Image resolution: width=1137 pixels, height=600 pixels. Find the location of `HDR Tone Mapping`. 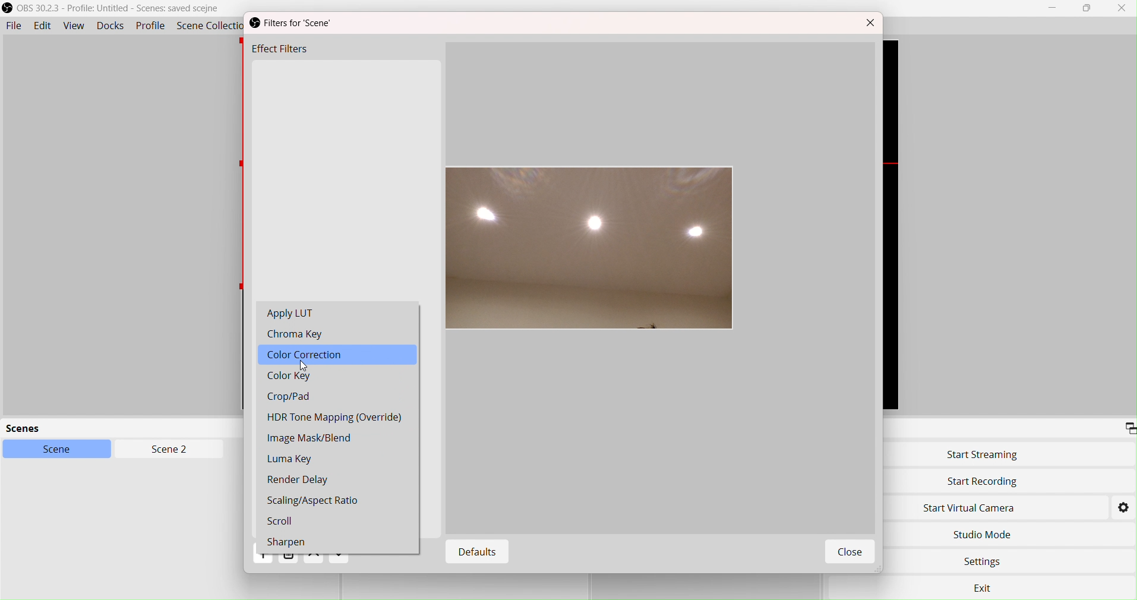

HDR Tone Mapping is located at coordinates (334, 418).